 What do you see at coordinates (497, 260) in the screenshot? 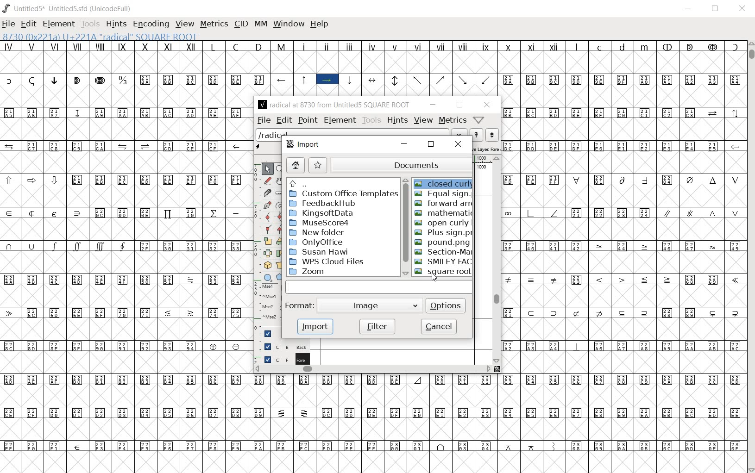
I see `scrollbar` at bounding box center [497, 260].